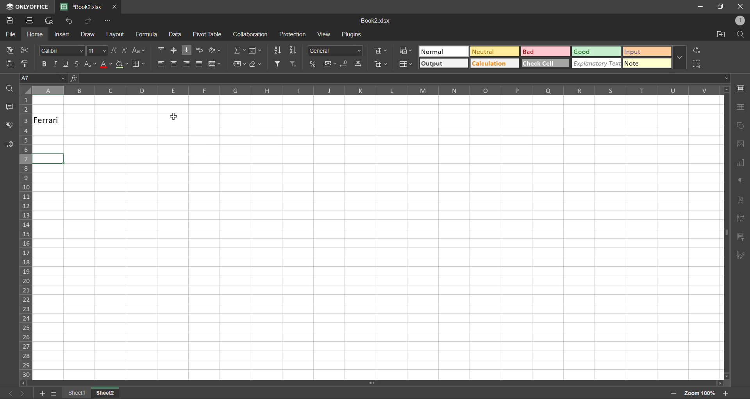  What do you see at coordinates (217, 65) in the screenshot?
I see `merge and center` at bounding box center [217, 65].